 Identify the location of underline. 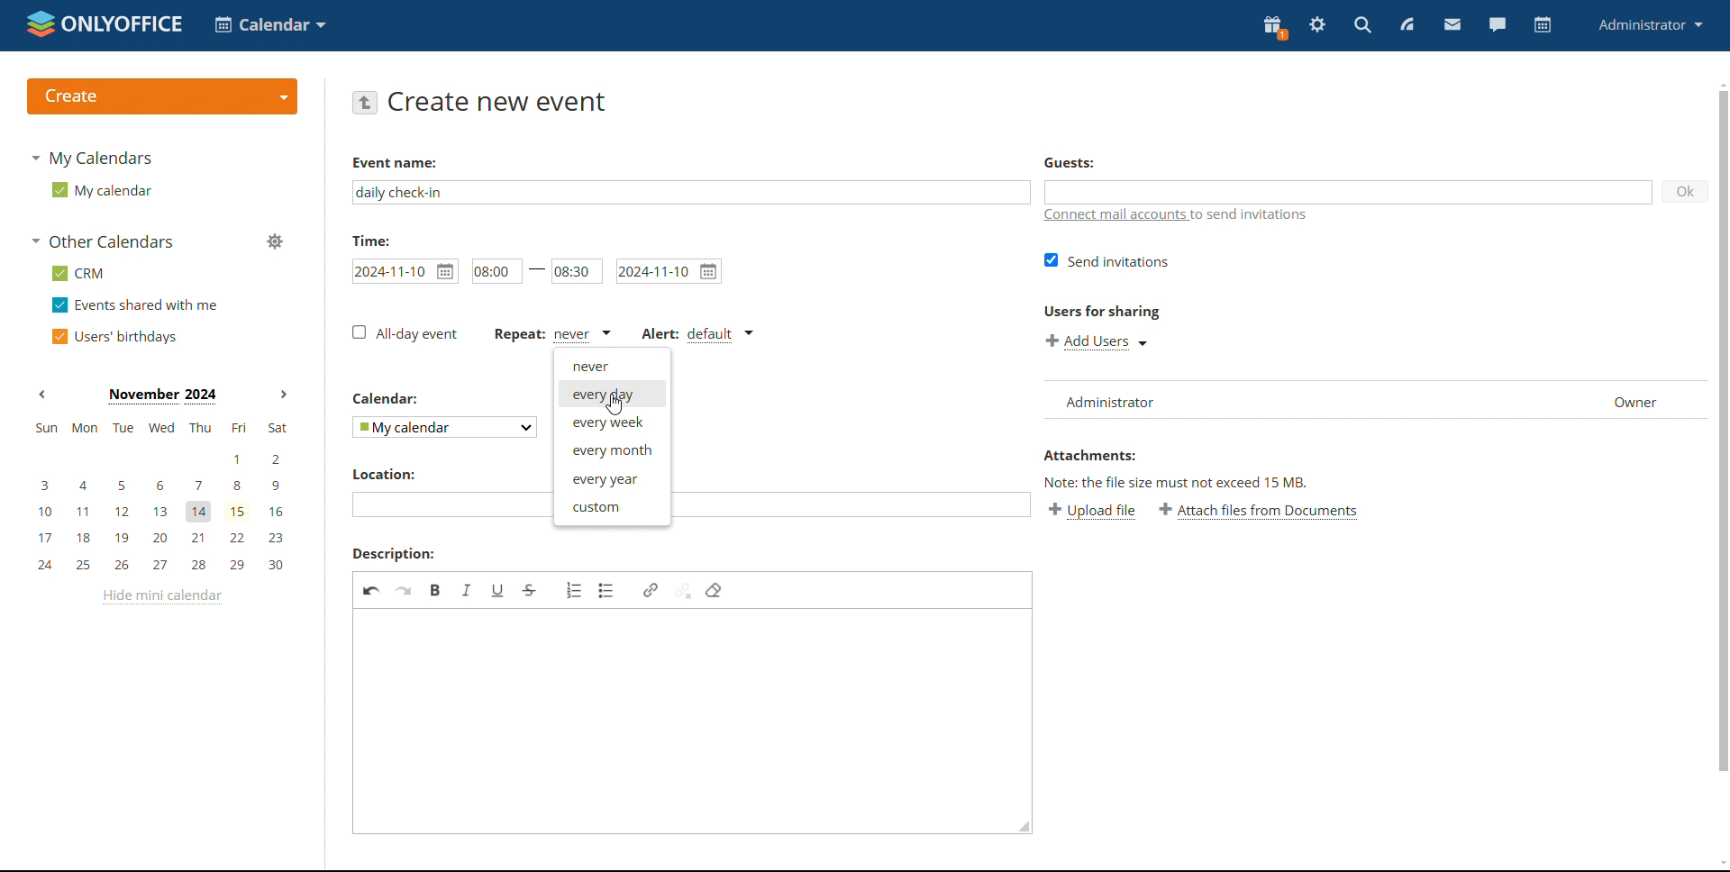
(498, 589).